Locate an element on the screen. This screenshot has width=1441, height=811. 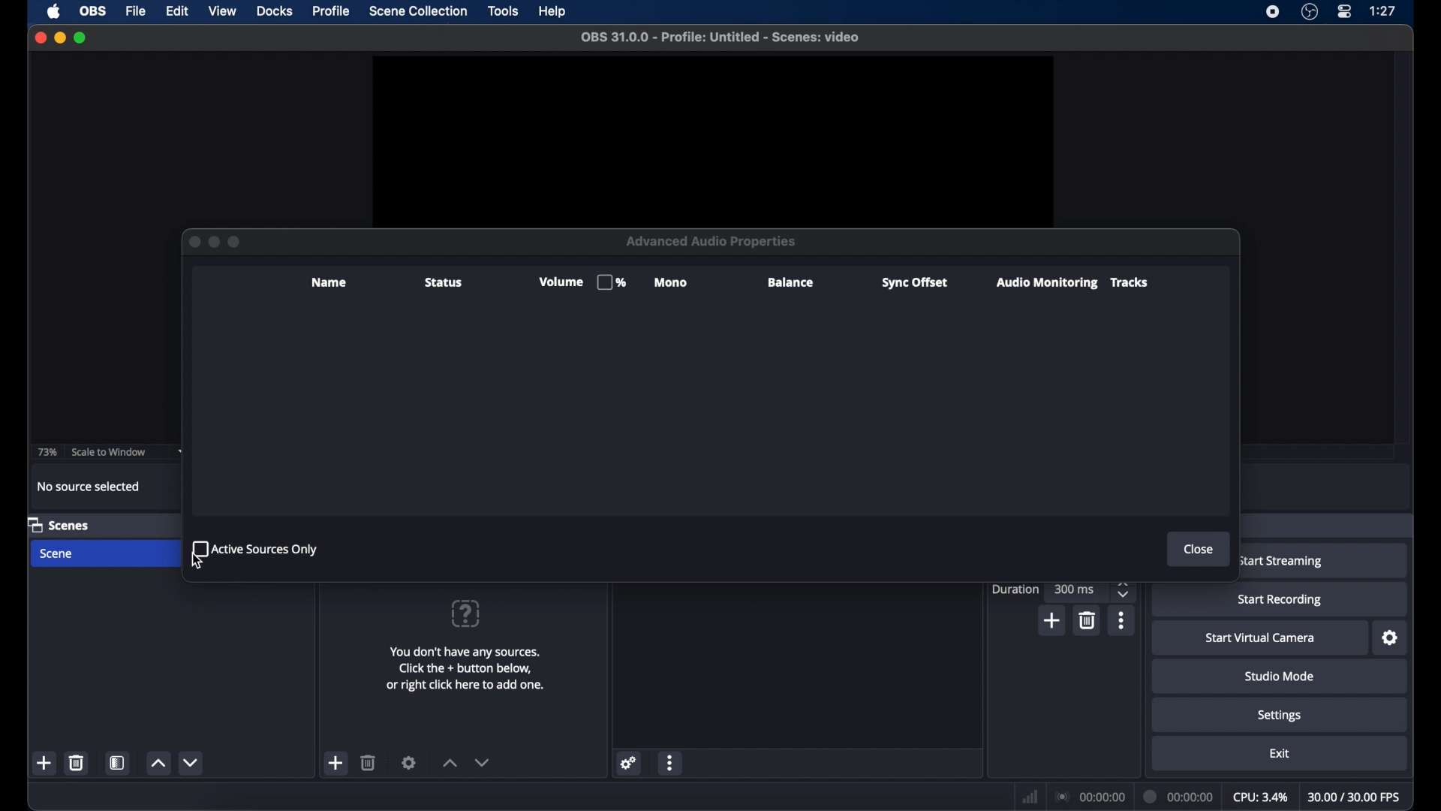
add is located at coordinates (337, 764).